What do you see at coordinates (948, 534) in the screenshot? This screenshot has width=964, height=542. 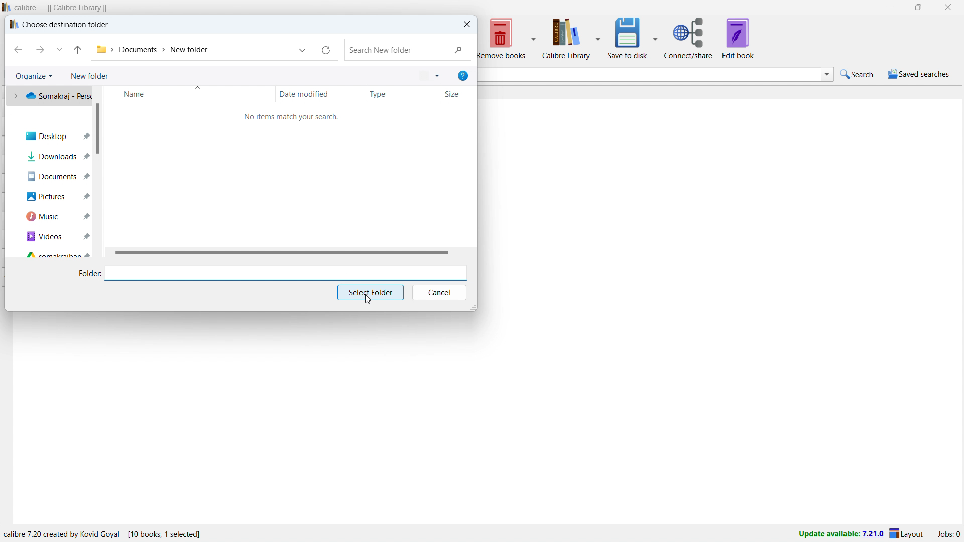 I see `active jobs` at bounding box center [948, 534].